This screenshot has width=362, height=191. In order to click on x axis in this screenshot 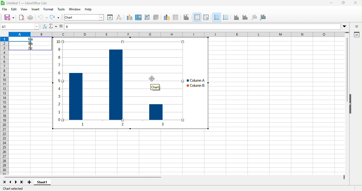, I will do `click(136, 125)`.